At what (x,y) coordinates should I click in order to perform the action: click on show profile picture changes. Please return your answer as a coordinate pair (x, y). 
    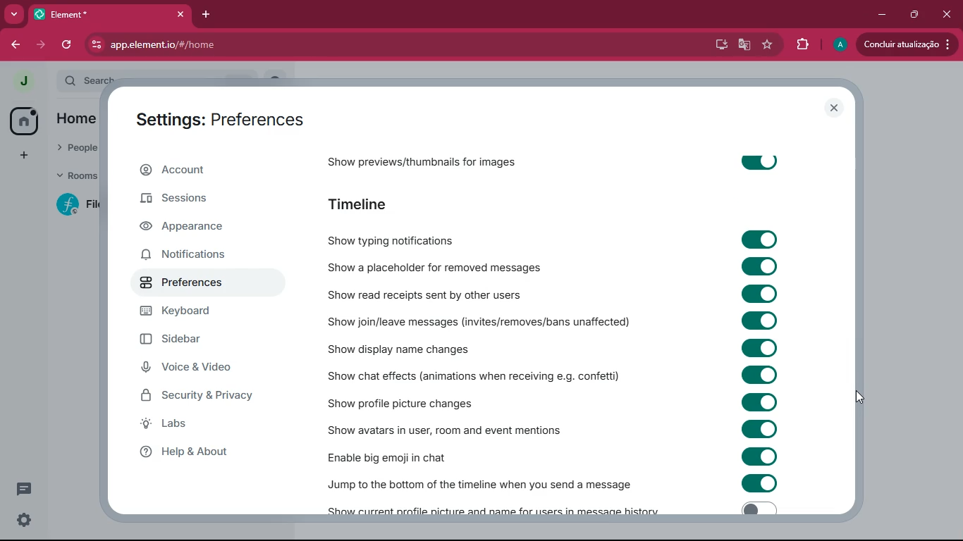
    Looking at the image, I should click on (432, 401).